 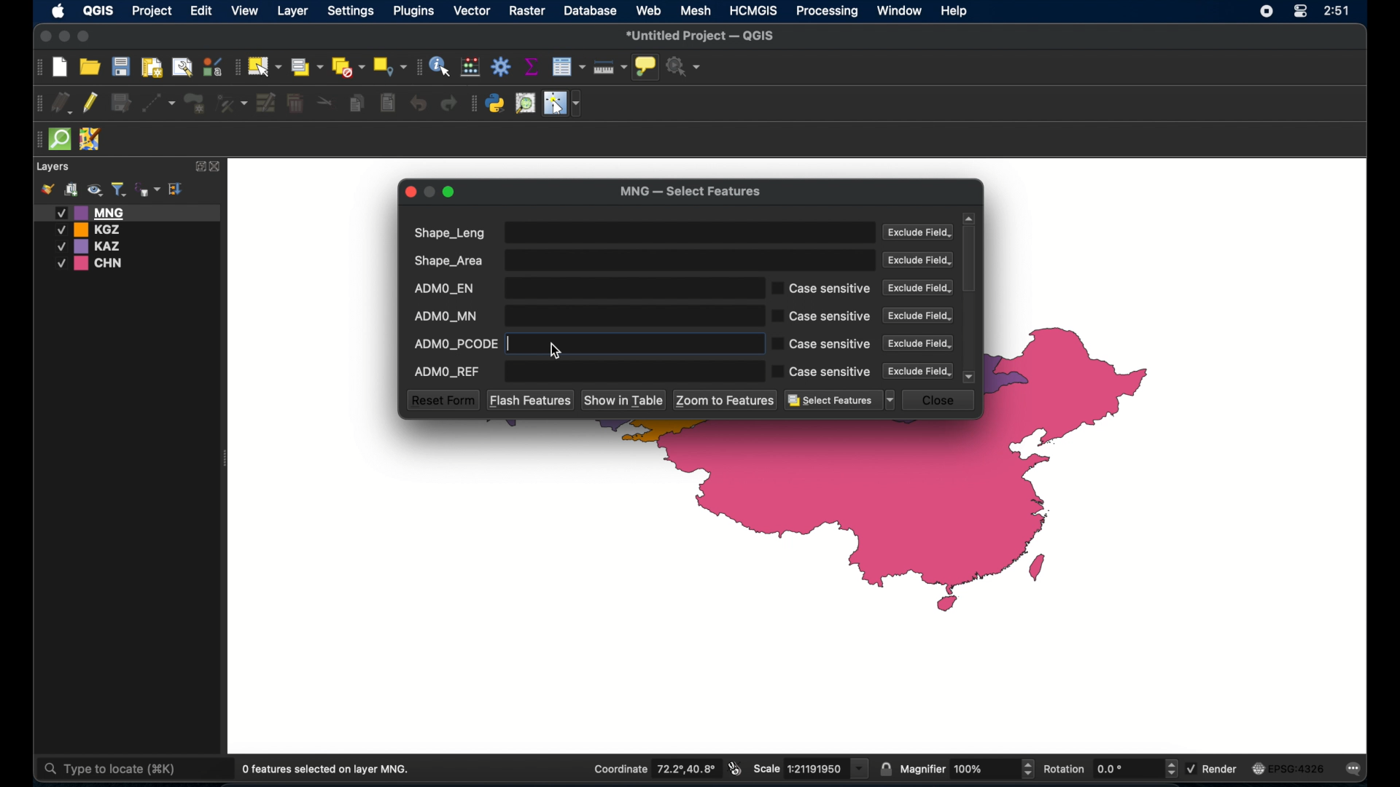 I want to click on exclude field, so click(x=918, y=343).